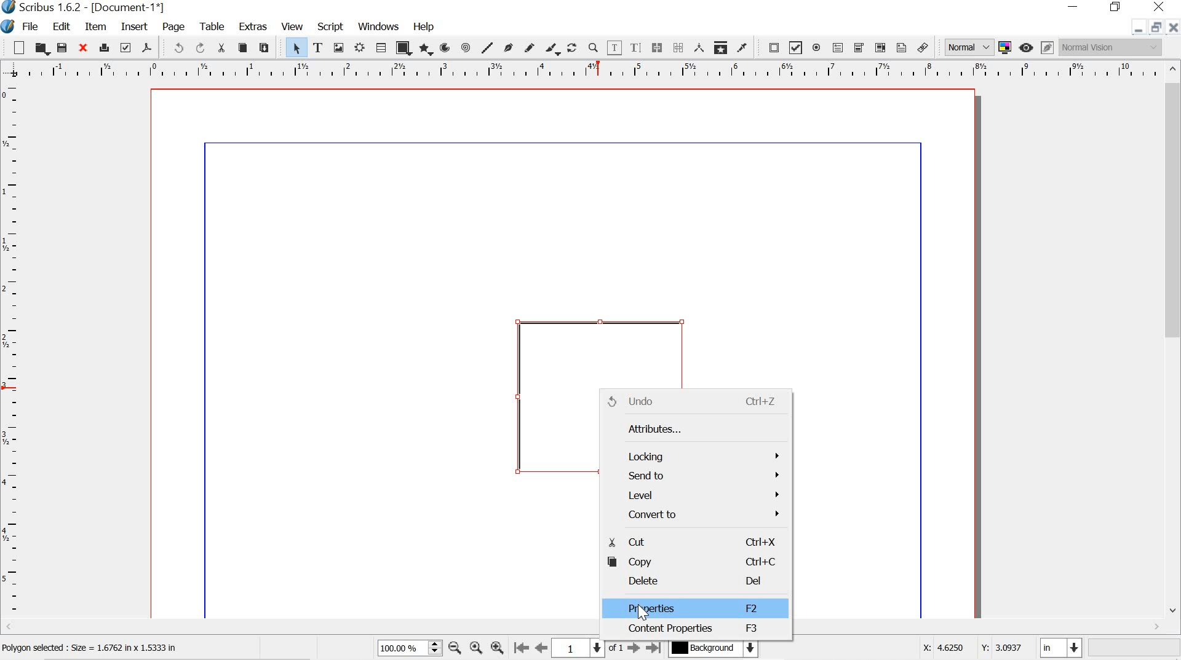  What do you see at coordinates (971, 646) in the screenshot?
I see `X: 4.6250 Y: 3.0937` at bounding box center [971, 646].